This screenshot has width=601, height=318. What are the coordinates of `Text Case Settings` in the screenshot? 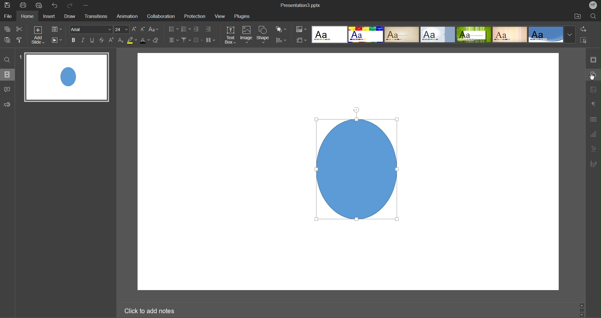 It's located at (155, 29).